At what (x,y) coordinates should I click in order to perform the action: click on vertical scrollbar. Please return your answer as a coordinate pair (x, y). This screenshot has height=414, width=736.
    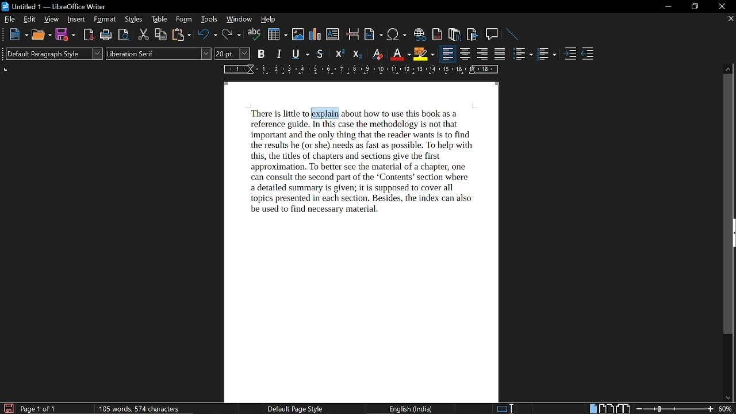
    Looking at the image, I should click on (730, 205).